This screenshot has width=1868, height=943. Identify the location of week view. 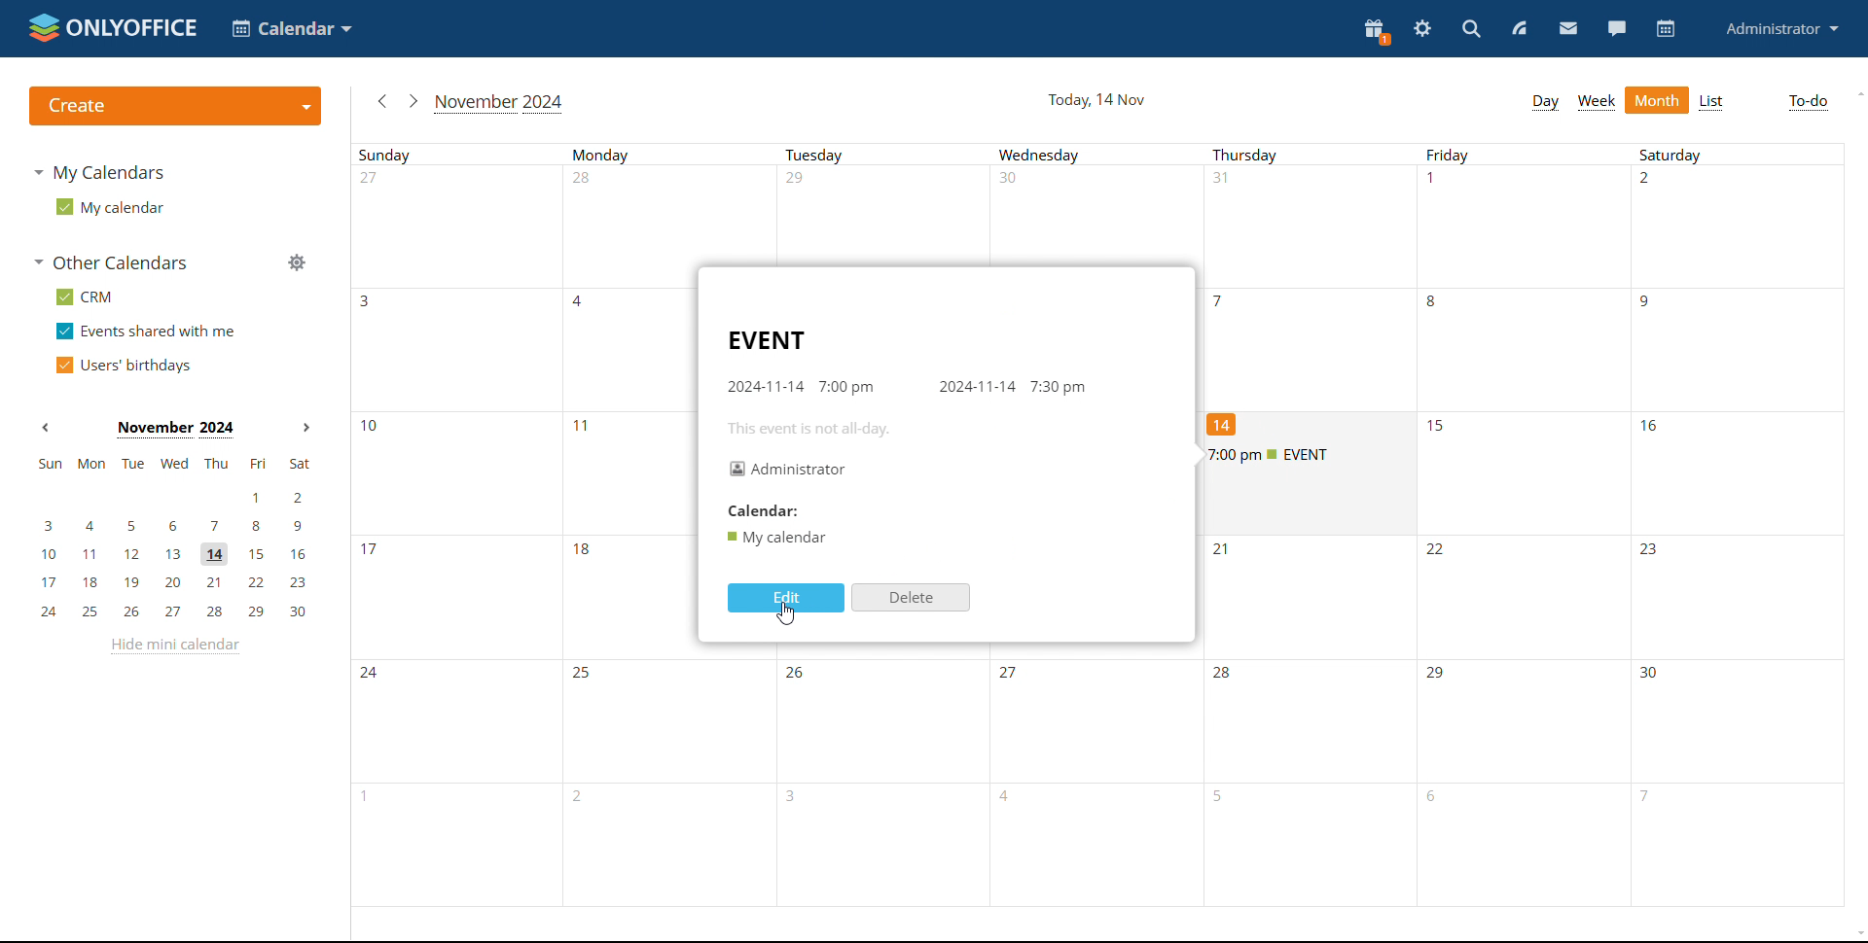
(1596, 101).